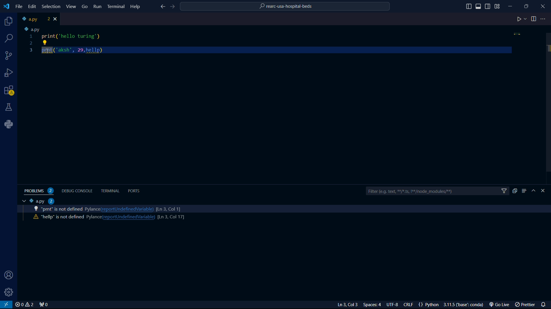 This screenshot has width=551, height=309. I want to click on Help, so click(137, 6).